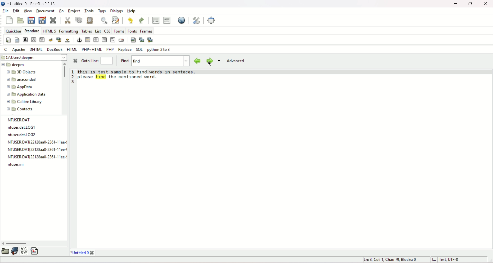 The image size is (493, 263). What do you see at coordinates (97, 31) in the screenshot?
I see `list` at bounding box center [97, 31].